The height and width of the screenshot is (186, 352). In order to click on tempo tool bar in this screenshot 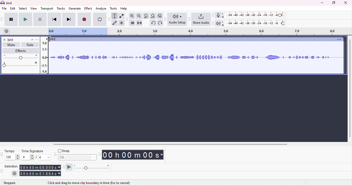, I will do `click(2, 154)`.